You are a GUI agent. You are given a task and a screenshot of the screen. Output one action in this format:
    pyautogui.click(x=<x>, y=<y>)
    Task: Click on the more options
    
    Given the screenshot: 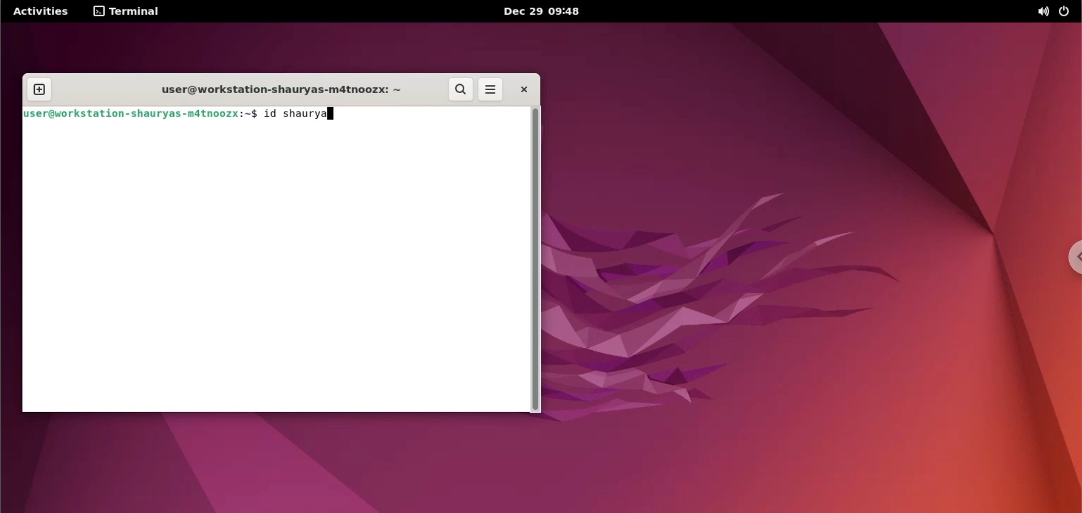 What is the action you would take?
    pyautogui.click(x=491, y=89)
    